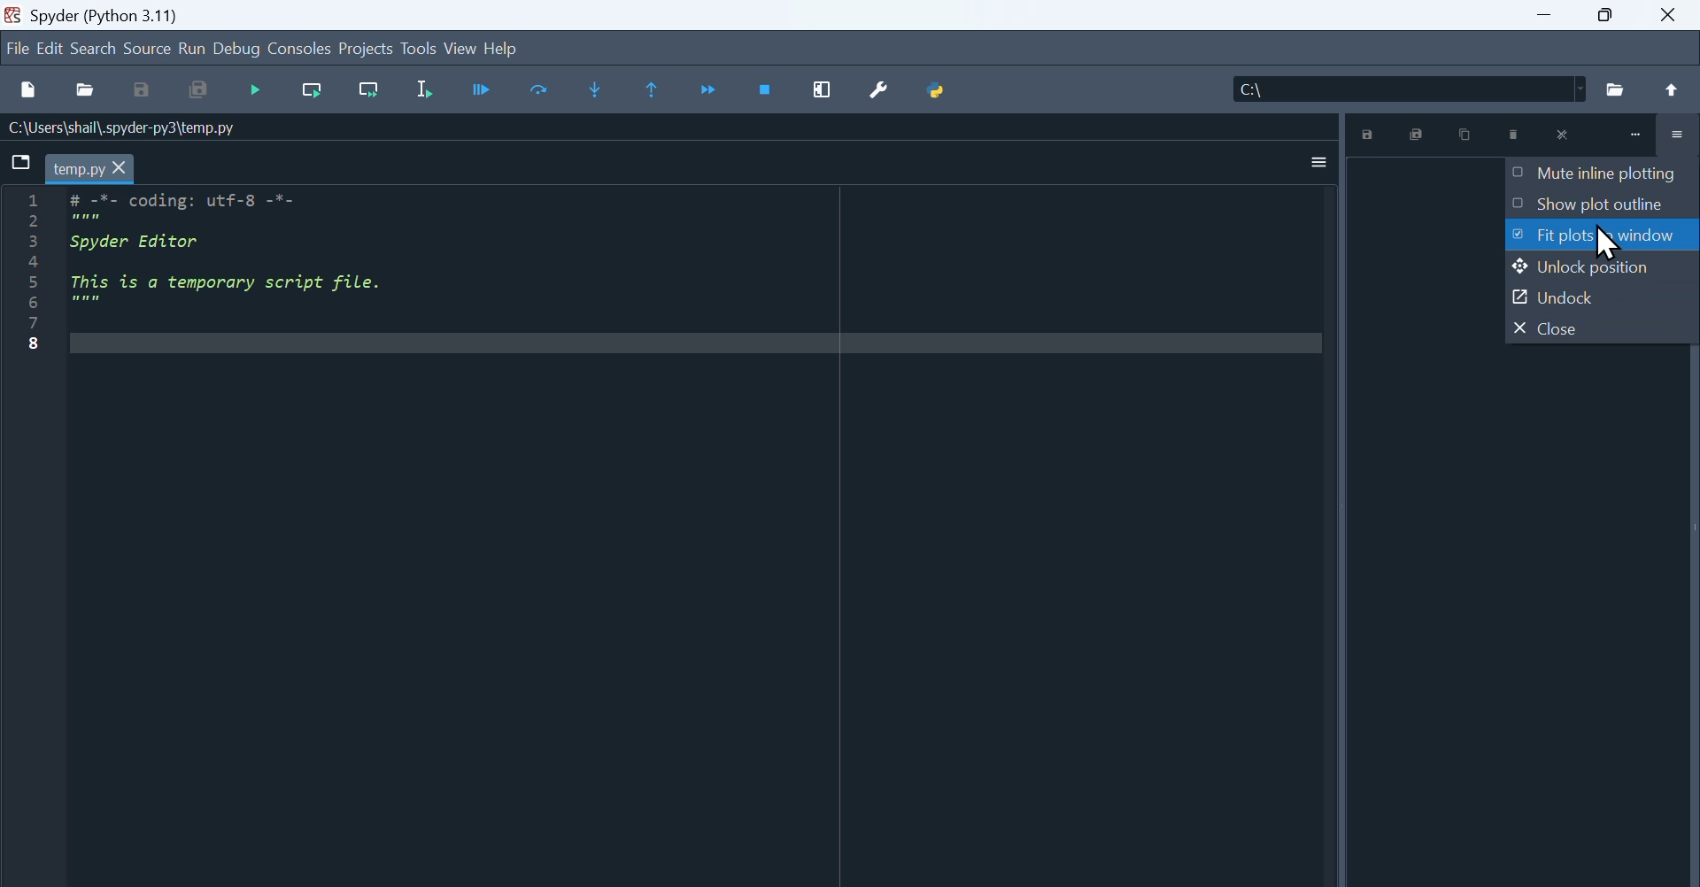  What do you see at coordinates (314, 89) in the screenshot?
I see `run current line of function` at bounding box center [314, 89].